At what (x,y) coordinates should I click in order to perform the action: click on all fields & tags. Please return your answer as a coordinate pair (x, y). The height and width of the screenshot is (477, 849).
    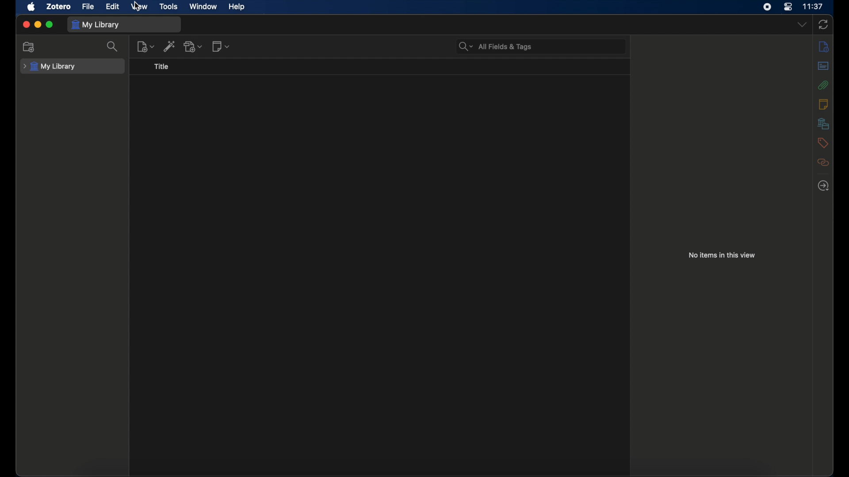
    Looking at the image, I should click on (496, 46).